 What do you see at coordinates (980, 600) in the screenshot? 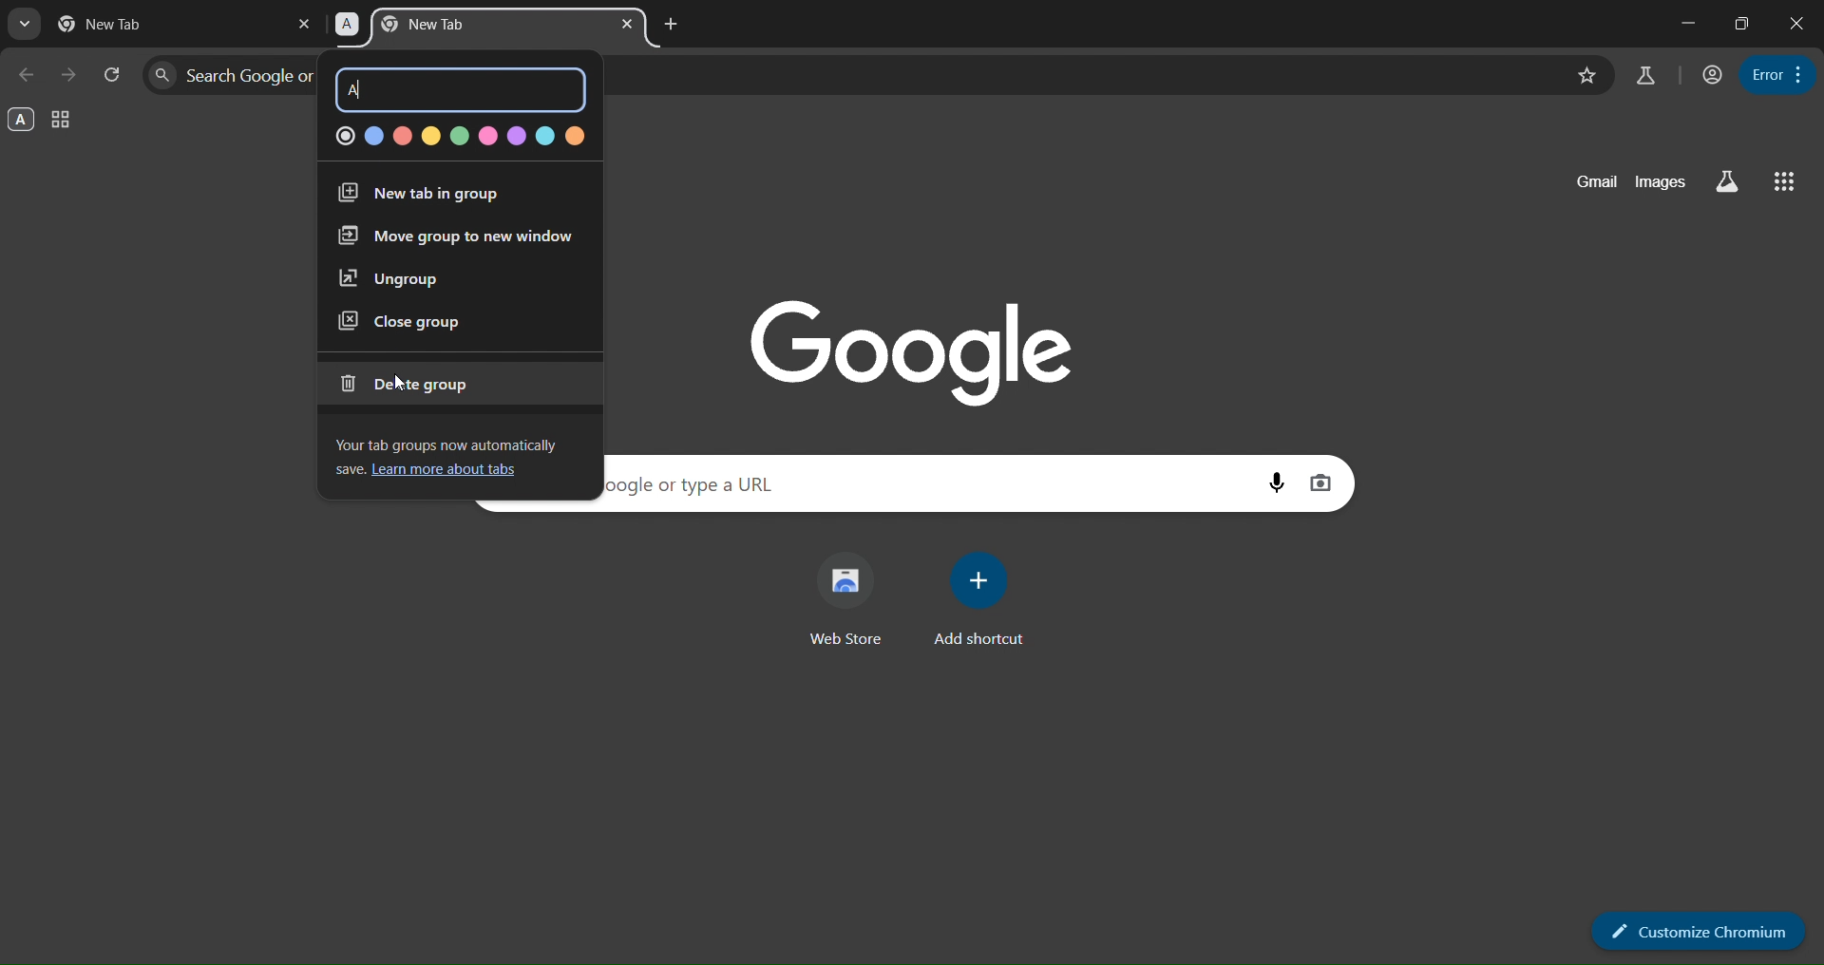
I see `add shortcut` at bounding box center [980, 600].